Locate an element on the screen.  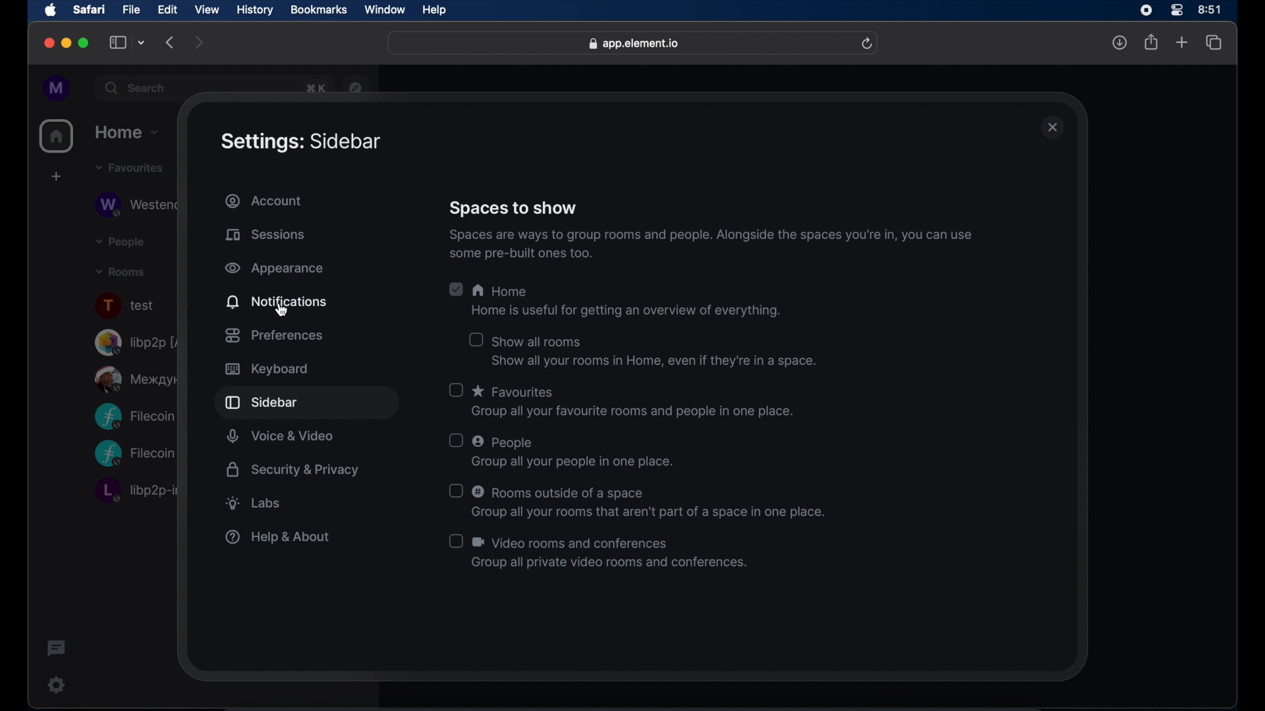
Filecooin is located at coordinates (134, 454).